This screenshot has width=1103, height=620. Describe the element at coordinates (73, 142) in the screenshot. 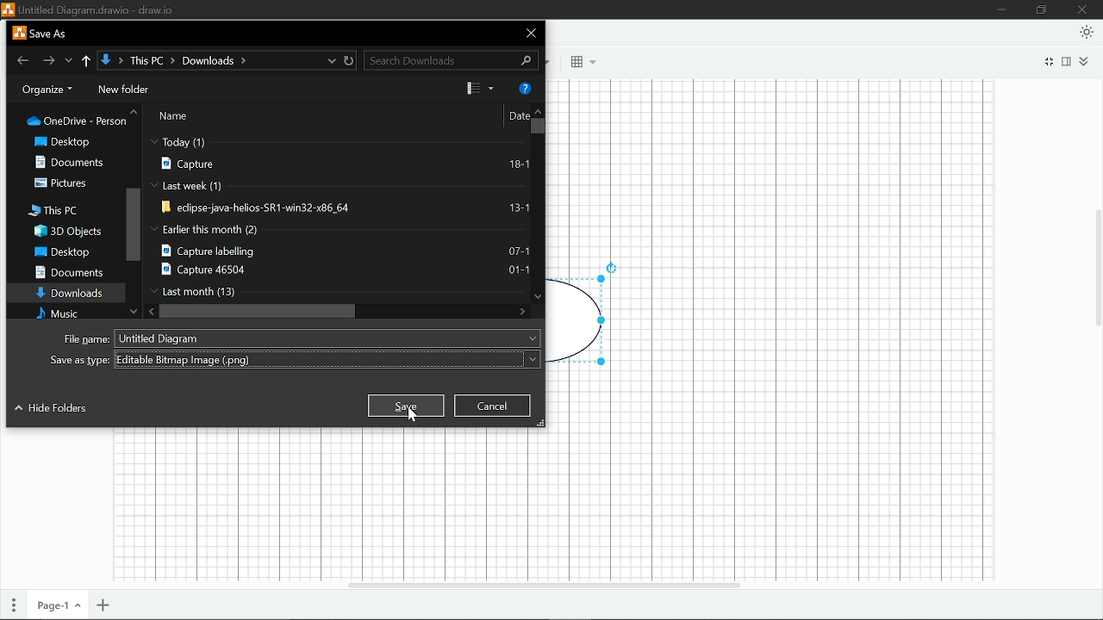

I see `Desktop` at that location.